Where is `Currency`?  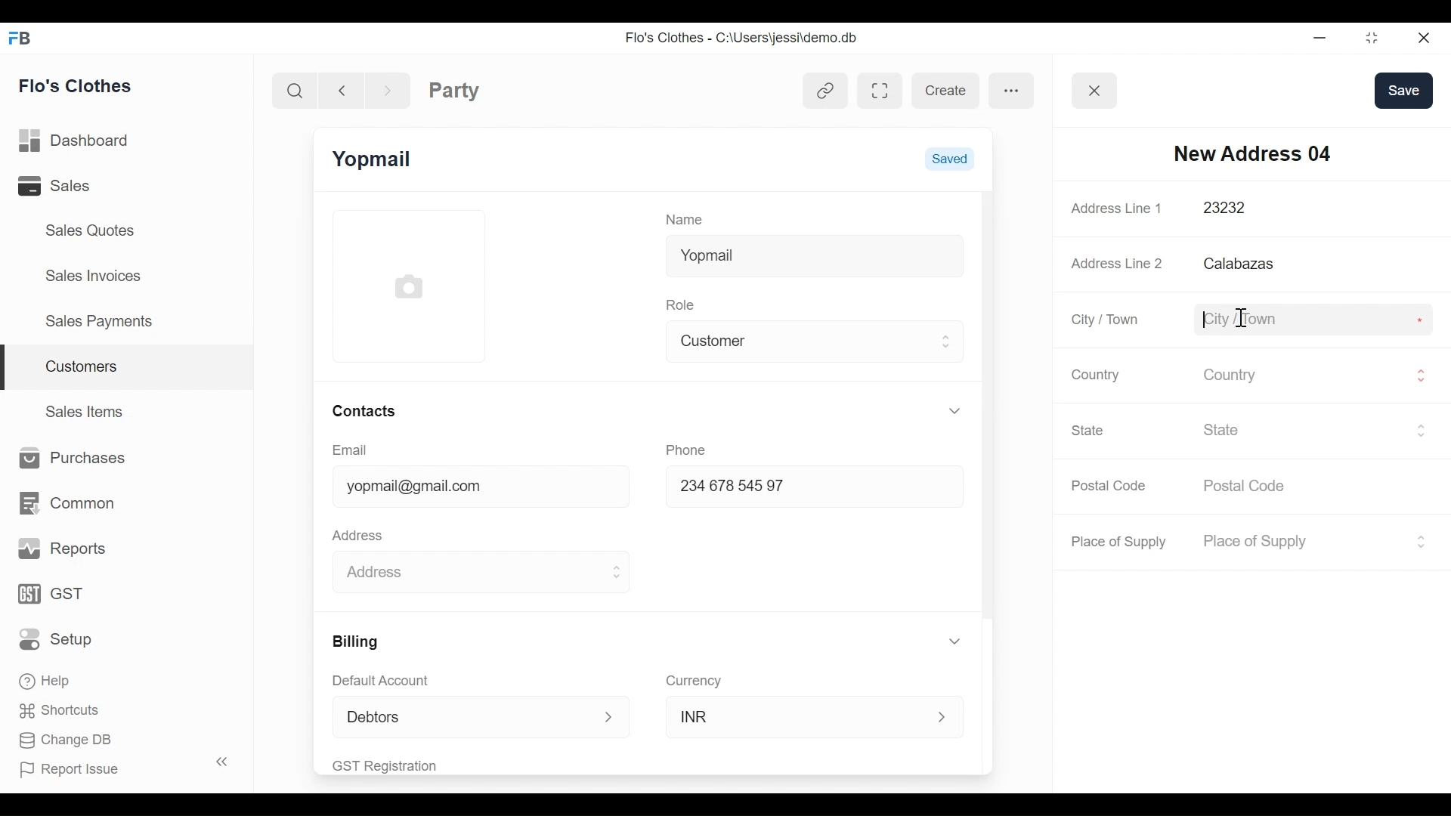 Currency is located at coordinates (695, 680).